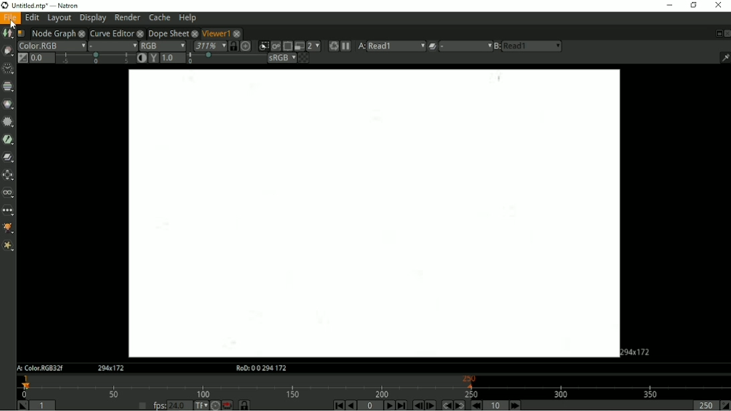  Describe the element at coordinates (418, 406) in the screenshot. I see `Previous frame` at that location.